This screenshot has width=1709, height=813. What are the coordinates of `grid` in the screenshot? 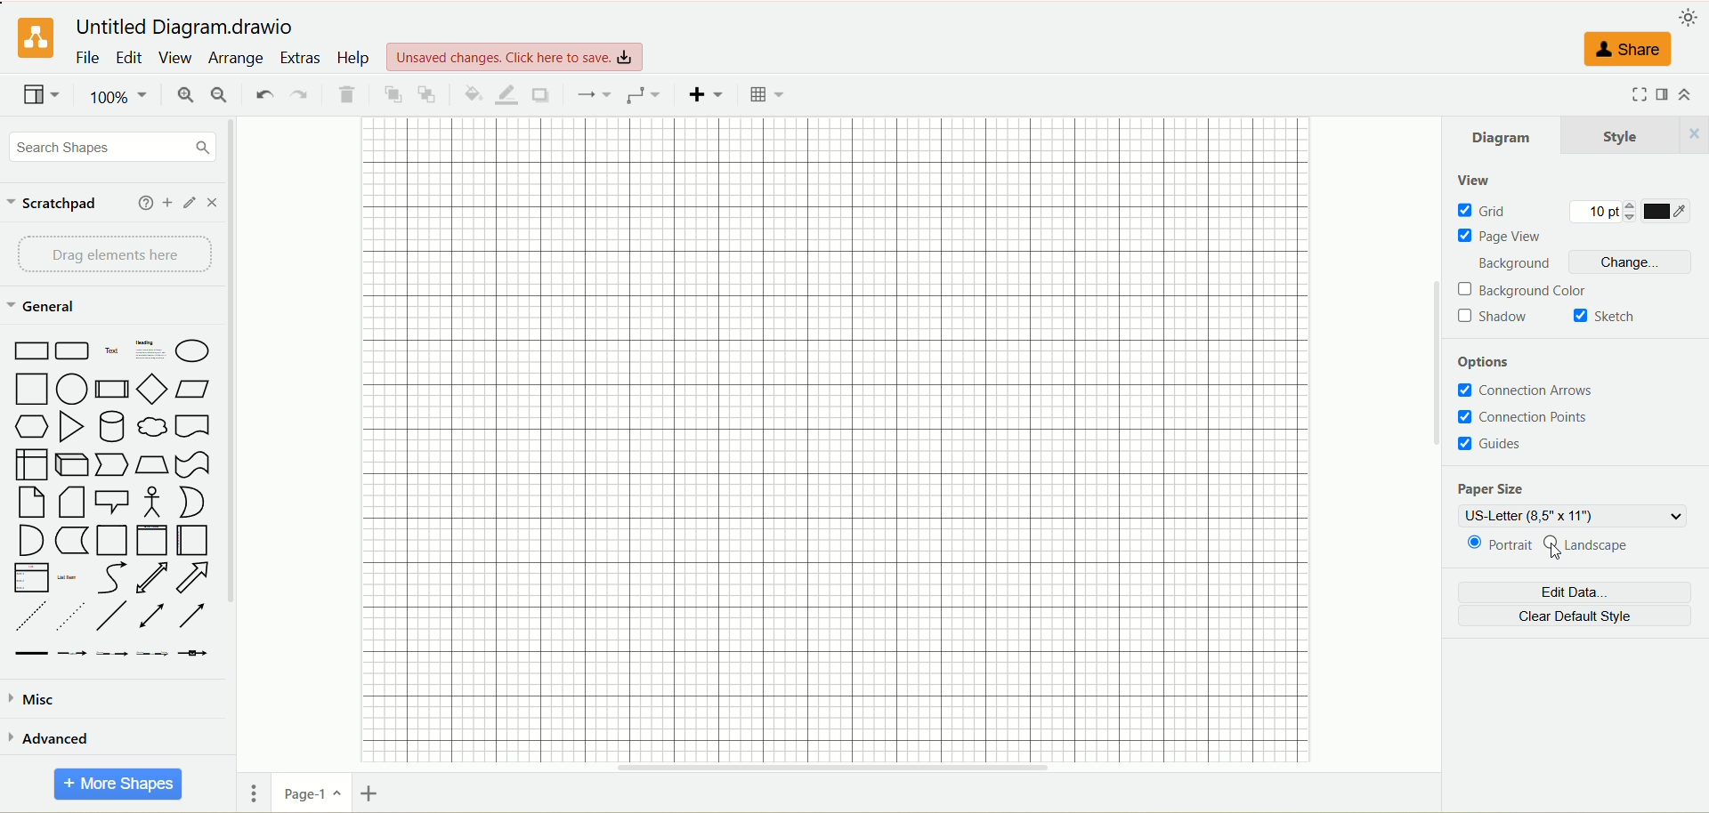 It's located at (1484, 211).